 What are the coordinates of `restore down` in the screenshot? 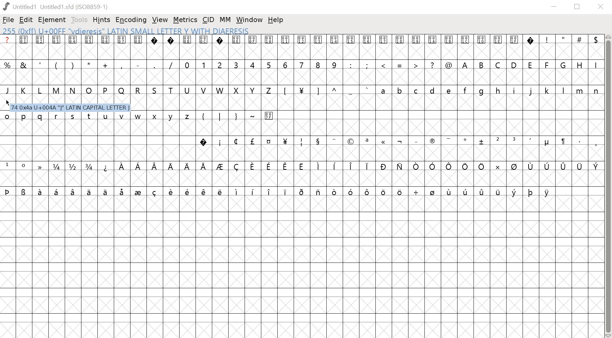 It's located at (577, 7).